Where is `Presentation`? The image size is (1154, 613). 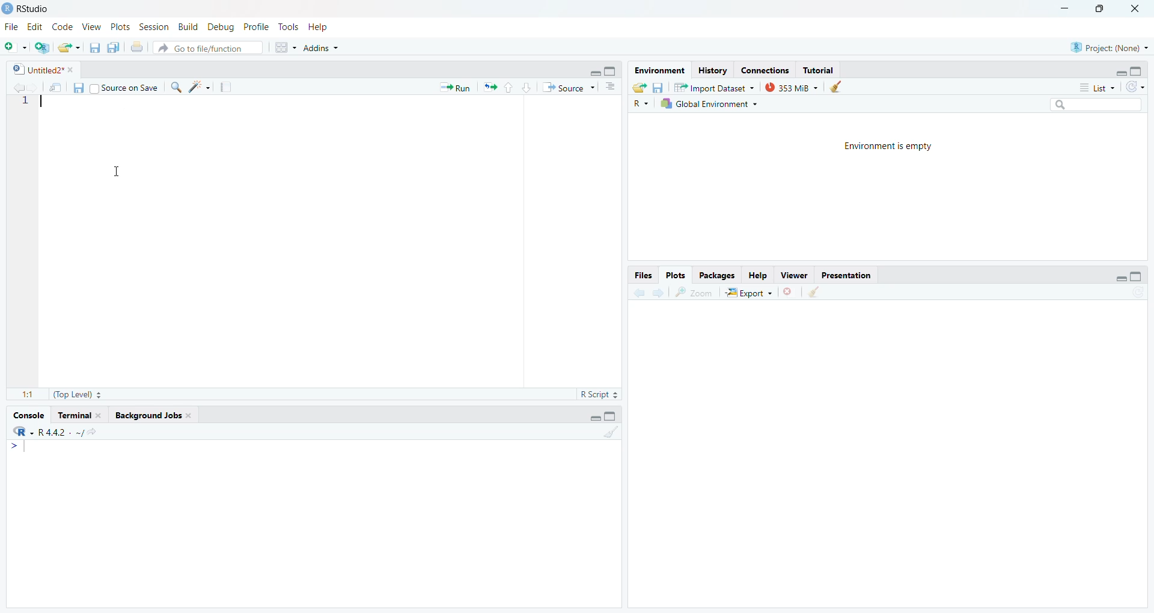
Presentation is located at coordinates (848, 275).